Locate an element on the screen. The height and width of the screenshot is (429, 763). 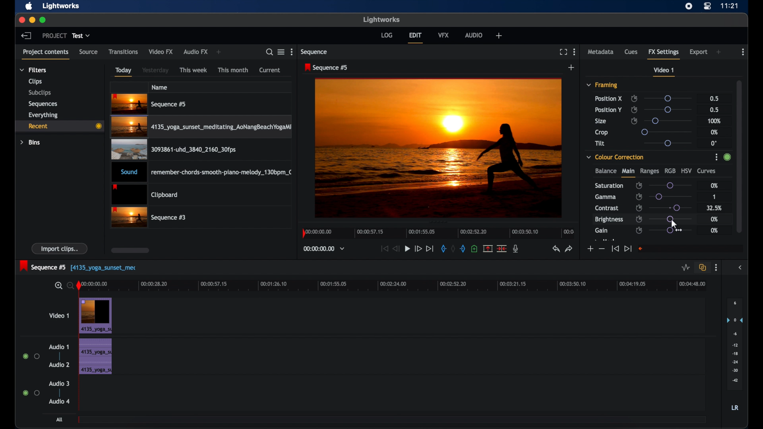
slider is located at coordinates (665, 132).